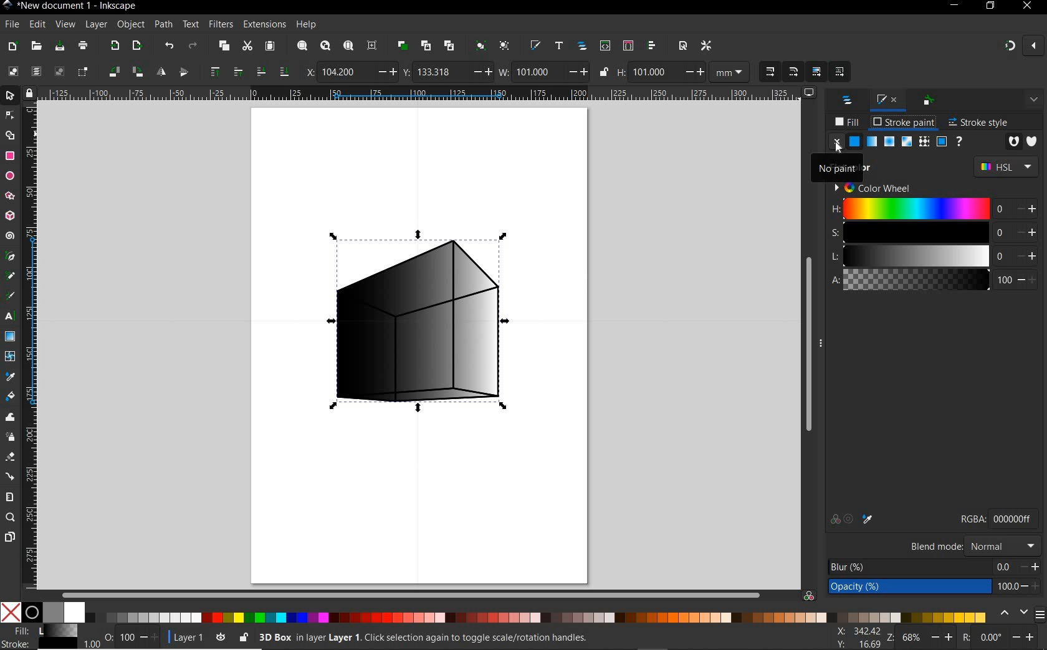  I want to click on CALLIGRAPHY TOOL, so click(10, 297).